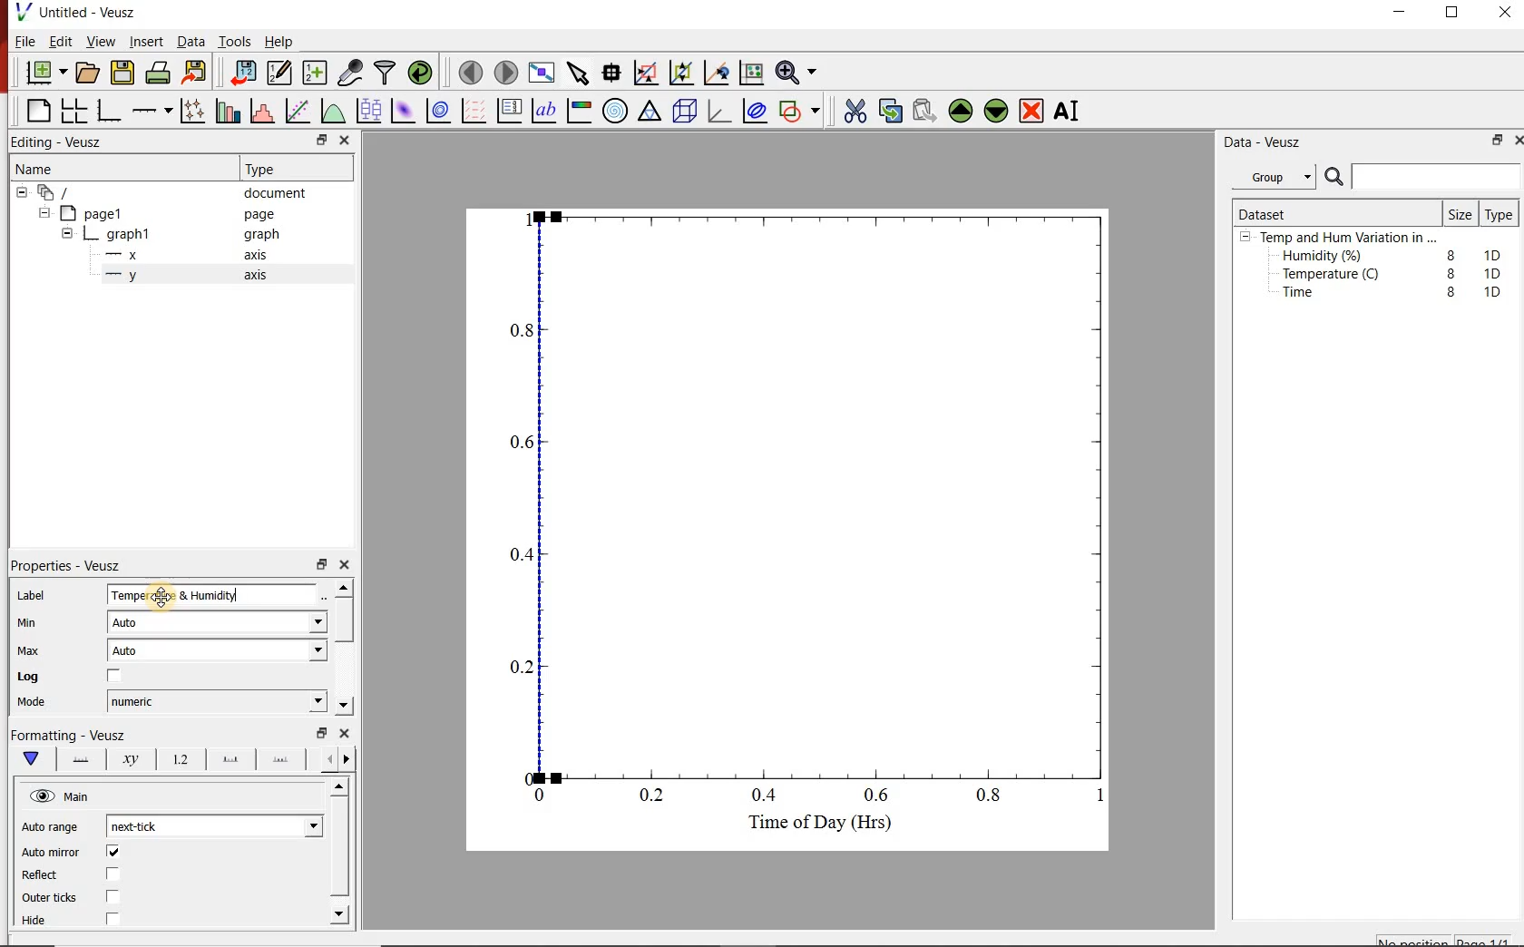  What do you see at coordinates (132, 762) in the screenshot?
I see `axis label` at bounding box center [132, 762].